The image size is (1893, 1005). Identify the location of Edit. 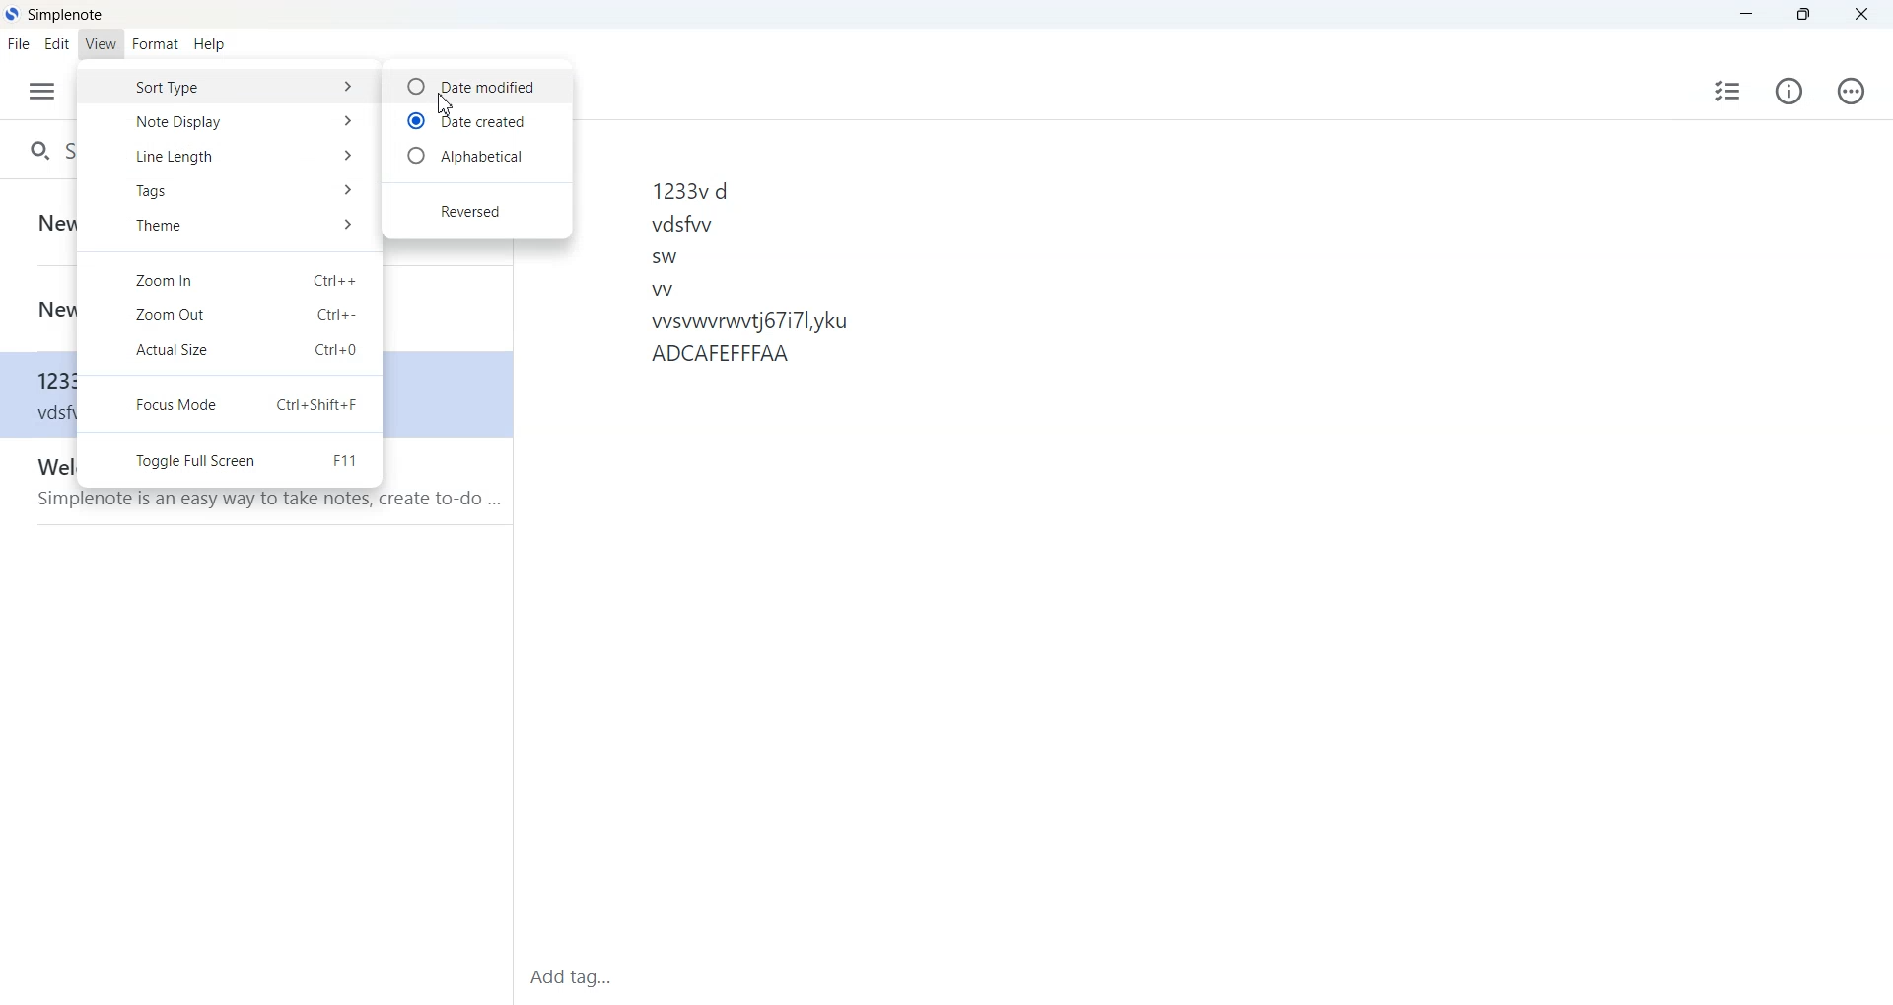
(57, 45).